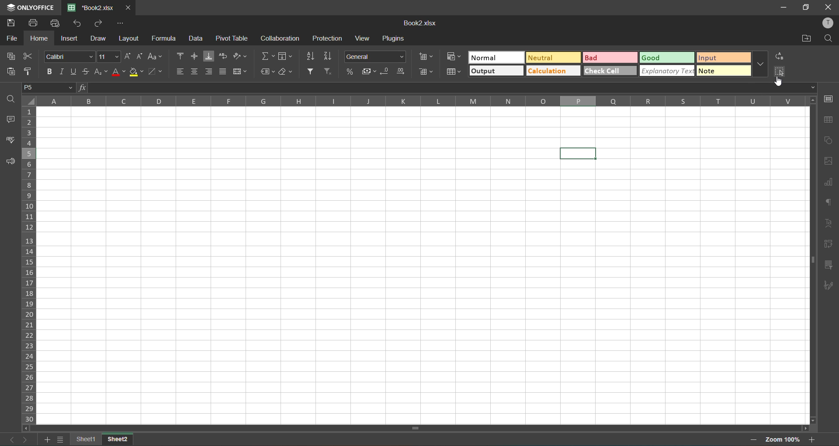 The image size is (839, 446). What do you see at coordinates (829, 140) in the screenshot?
I see `shapes` at bounding box center [829, 140].